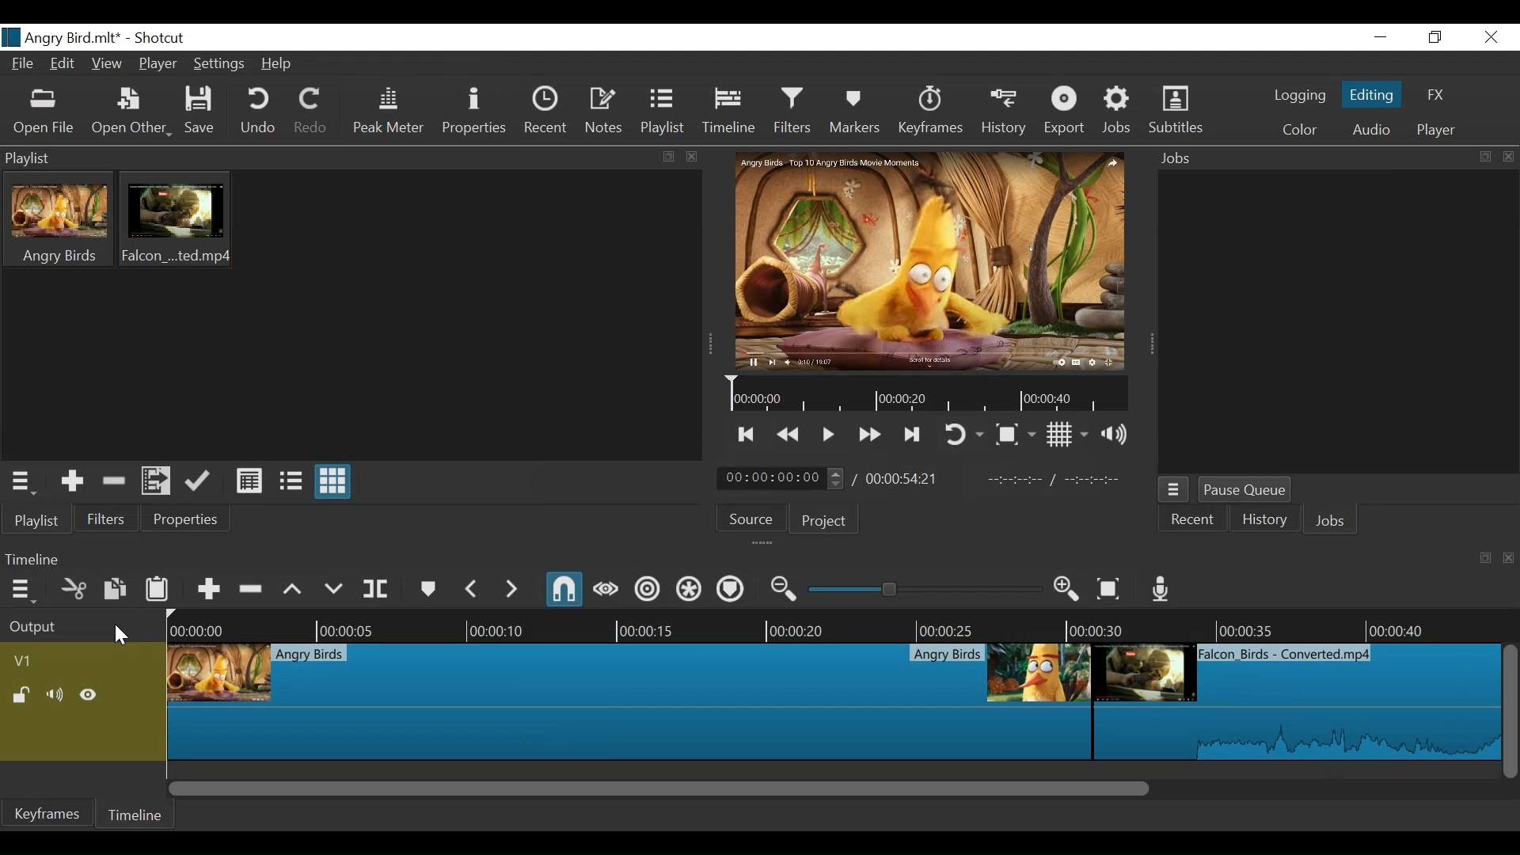 This screenshot has width=1520, height=855. Describe the element at coordinates (88, 694) in the screenshot. I see `Hide` at that location.